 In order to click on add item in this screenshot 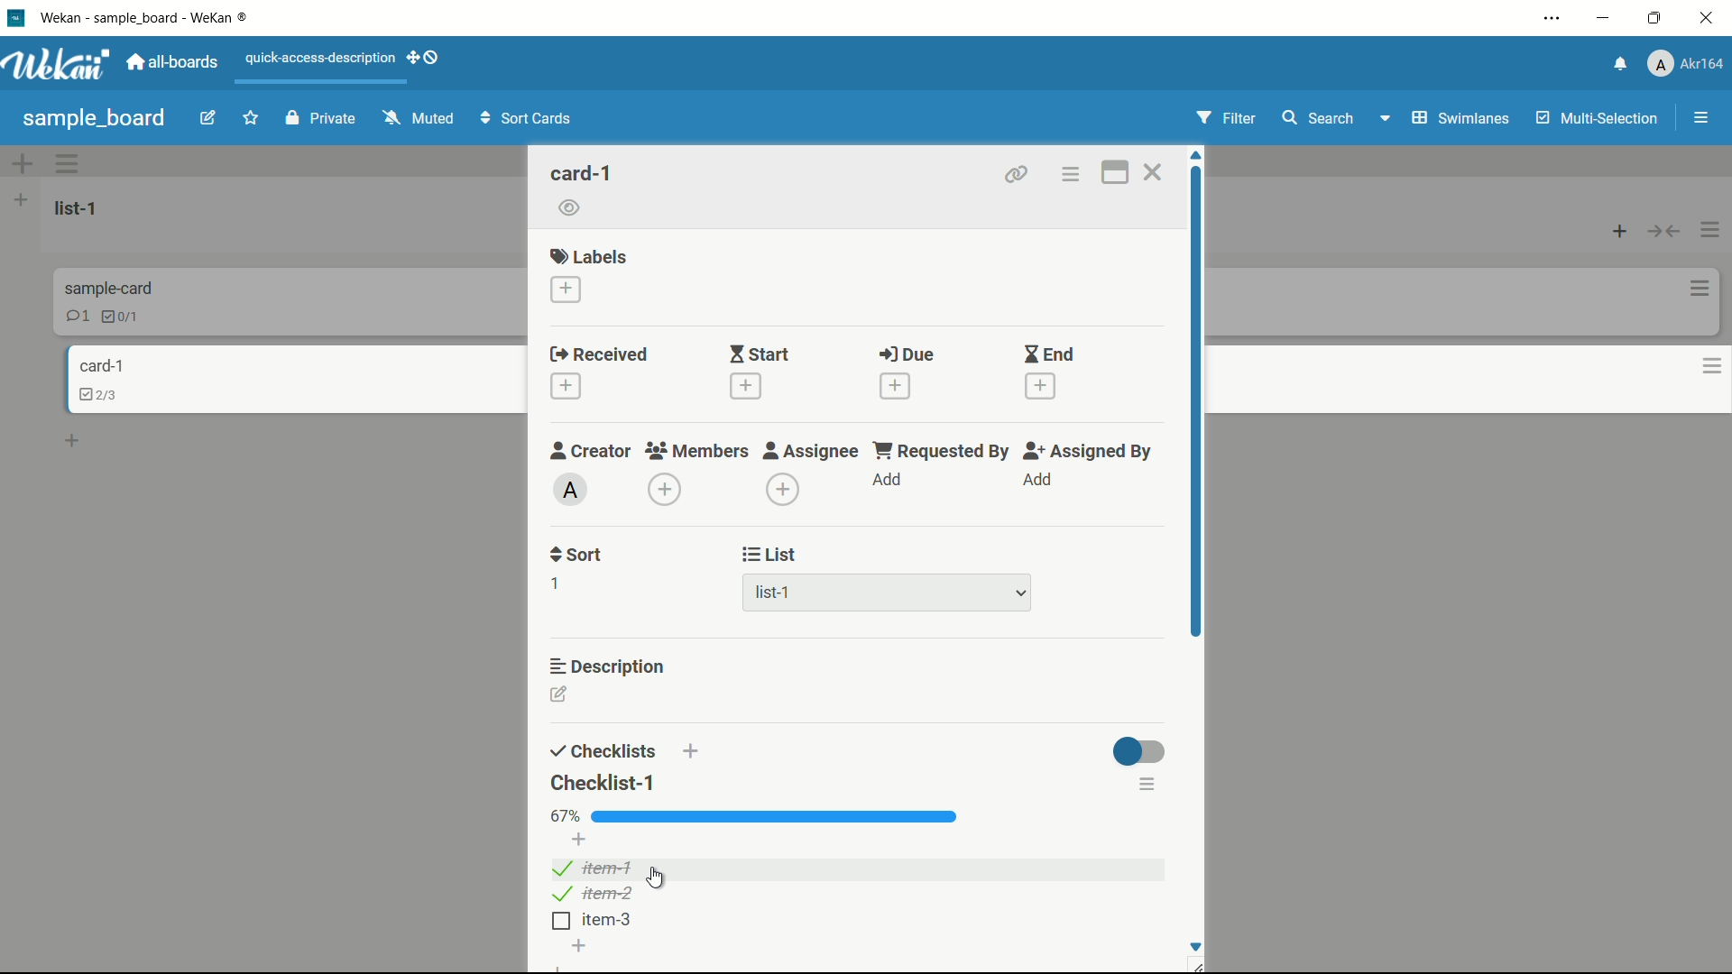, I will do `click(580, 839)`.